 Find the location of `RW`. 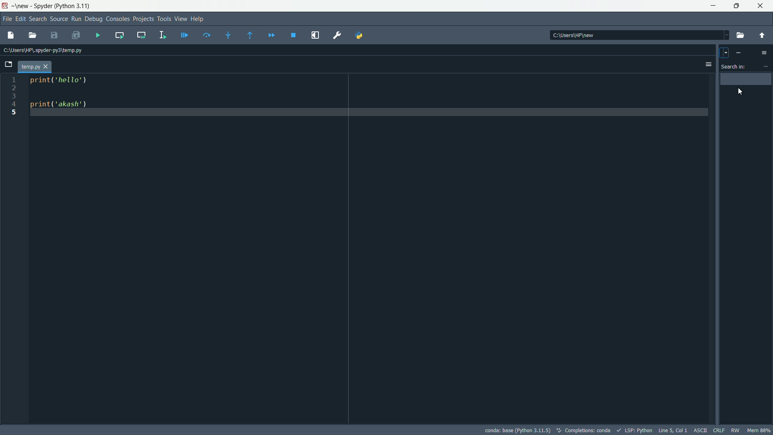

RW is located at coordinates (736, 430).